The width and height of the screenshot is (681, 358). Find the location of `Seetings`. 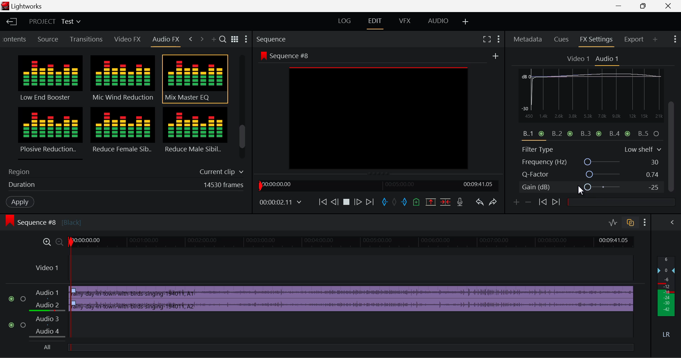

Seetings is located at coordinates (662, 75).